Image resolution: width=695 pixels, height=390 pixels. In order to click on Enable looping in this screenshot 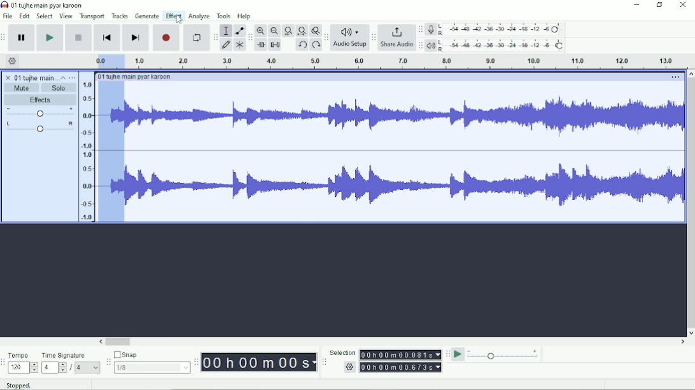, I will do `click(195, 38)`.